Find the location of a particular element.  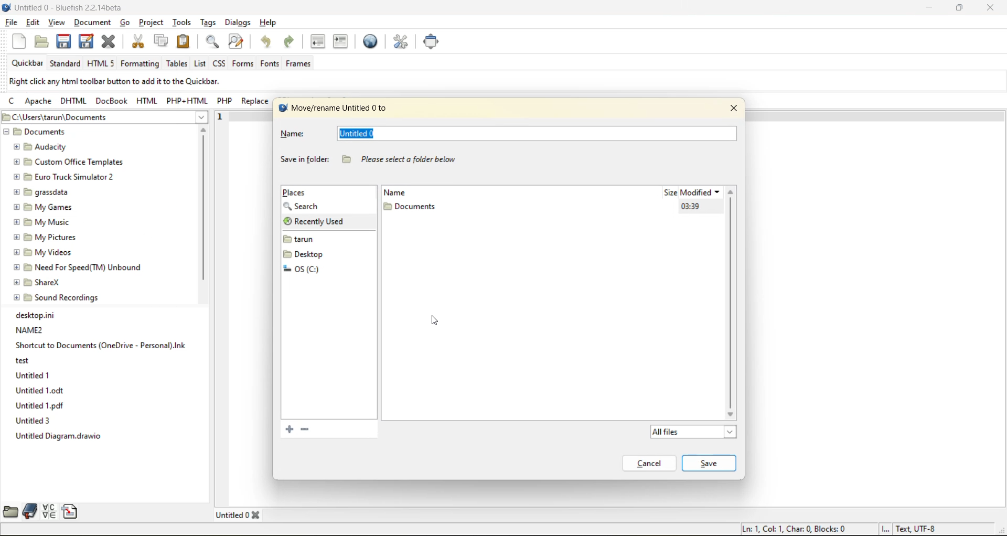

php html is located at coordinates (189, 102).